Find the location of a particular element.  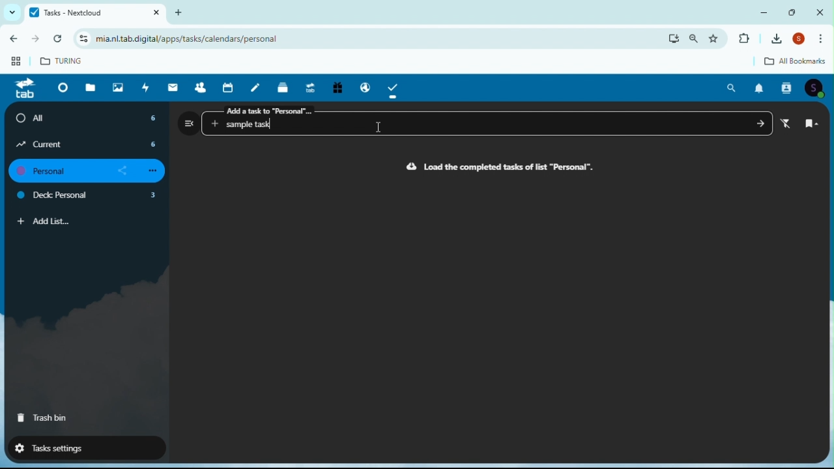

Calendar is located at coordinates (230, 87).